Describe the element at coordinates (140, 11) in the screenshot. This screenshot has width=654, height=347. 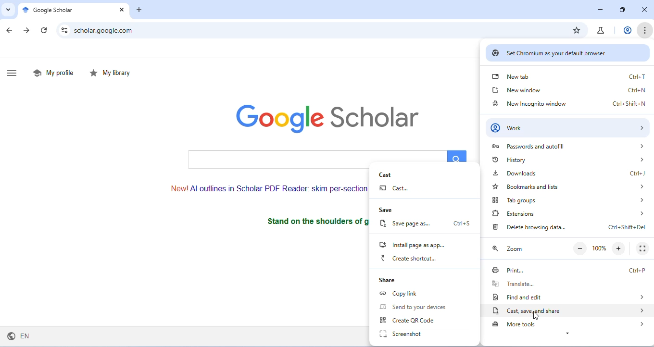
I see `add tab` at that location.